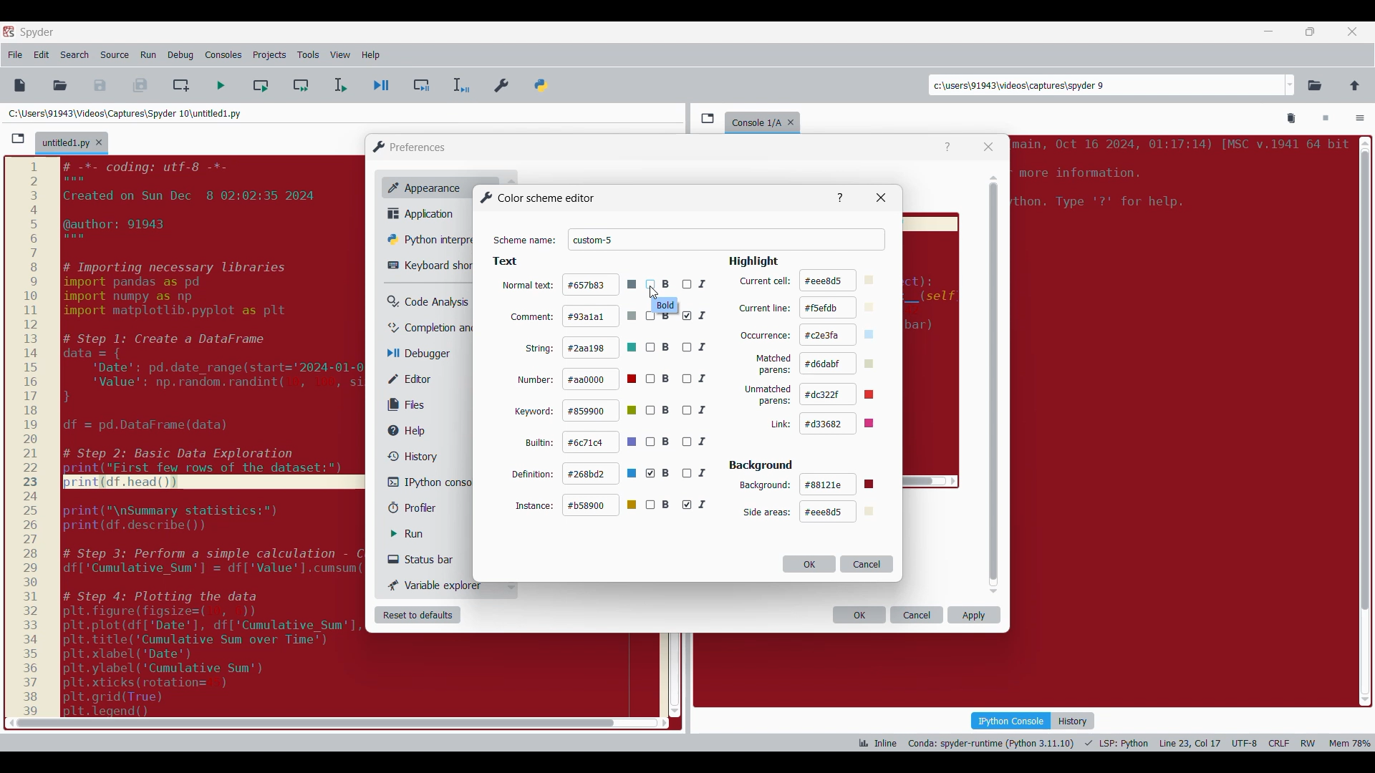  What do you see at coordinates (42, 55) in the screenshot?
I see `Edit menu` at bounding box center [42, 55].